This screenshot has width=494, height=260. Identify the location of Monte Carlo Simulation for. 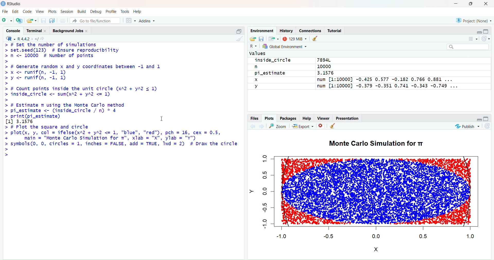
(378, 143).